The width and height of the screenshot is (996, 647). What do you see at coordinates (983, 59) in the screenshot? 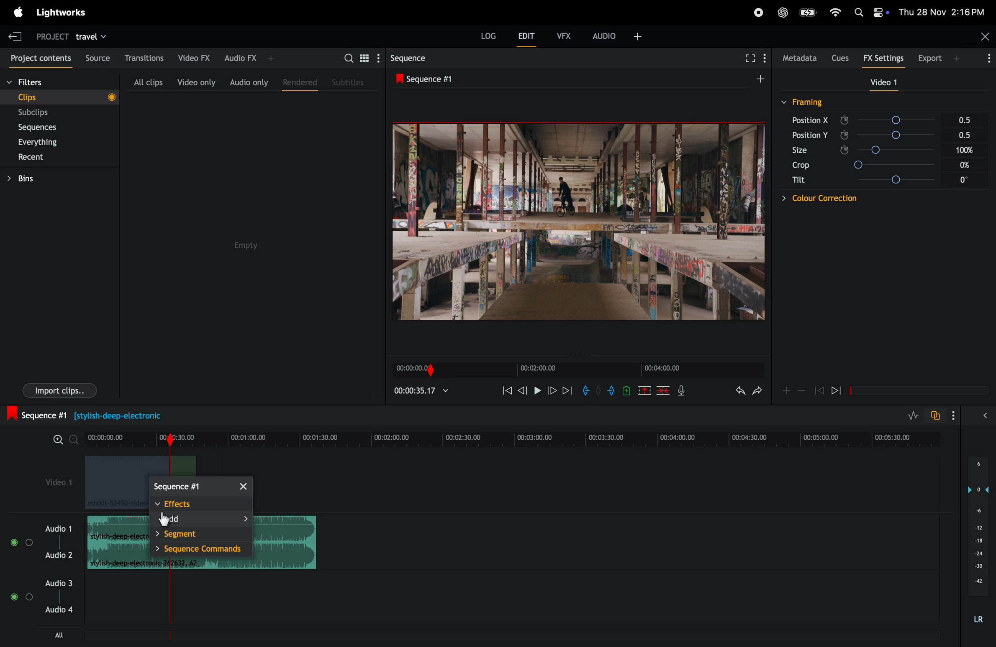
I see `options` at bounding box center [983, 59].